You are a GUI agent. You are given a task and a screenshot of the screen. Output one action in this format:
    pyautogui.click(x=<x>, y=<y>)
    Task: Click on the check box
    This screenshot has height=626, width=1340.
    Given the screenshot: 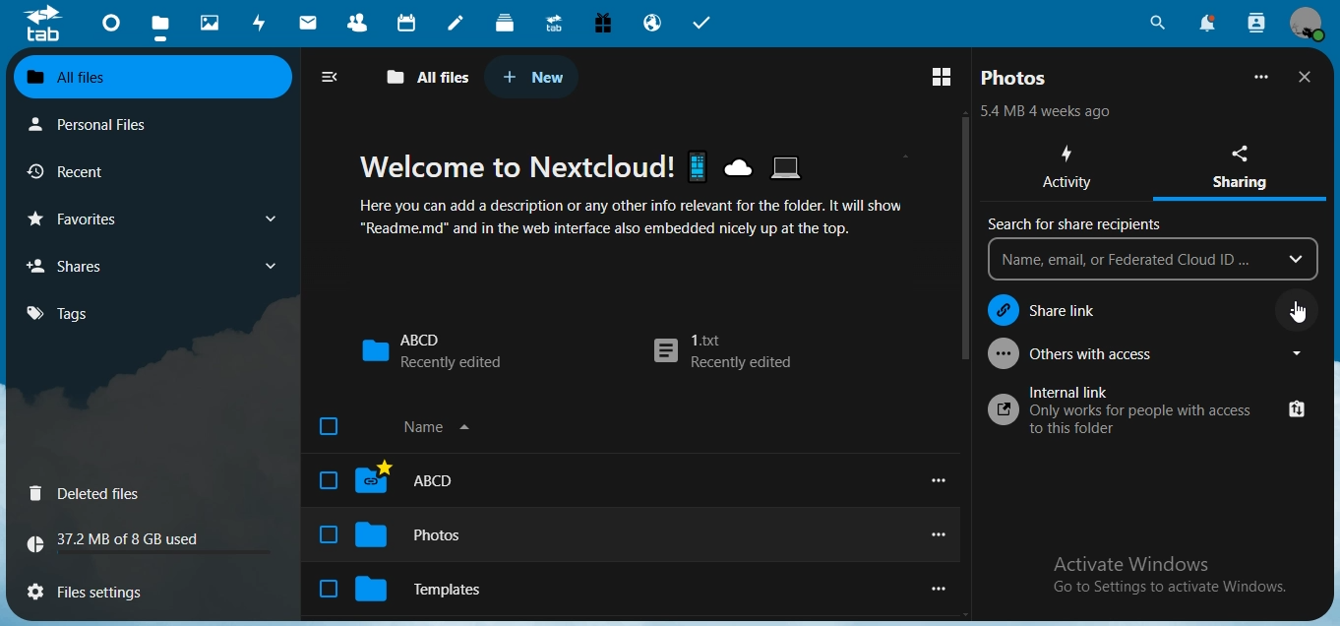 What is the action you would take?
    pyautogui.click(x=329, y=480)
    